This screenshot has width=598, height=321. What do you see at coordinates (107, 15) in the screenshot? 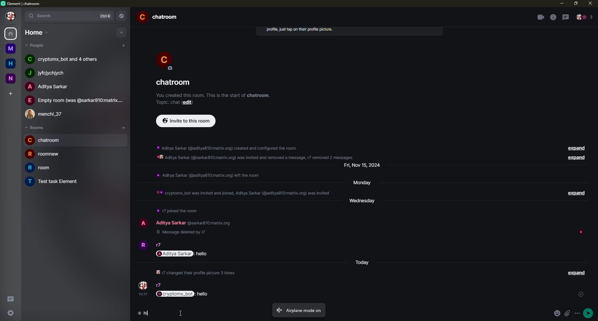
I see `ctrlK` at bounding box center [107, 15].